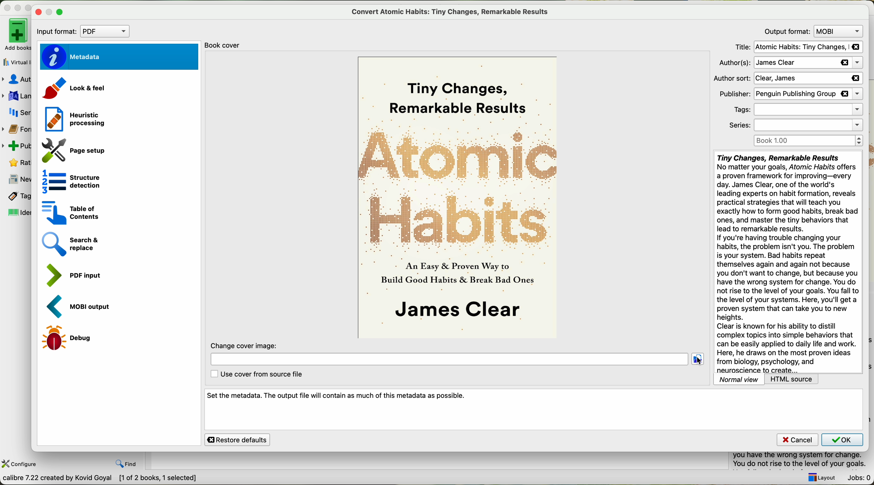  What do you see at coordinates (19, 212) in the screenshot?
I see `identifiers` at bounding box center [19, 212].